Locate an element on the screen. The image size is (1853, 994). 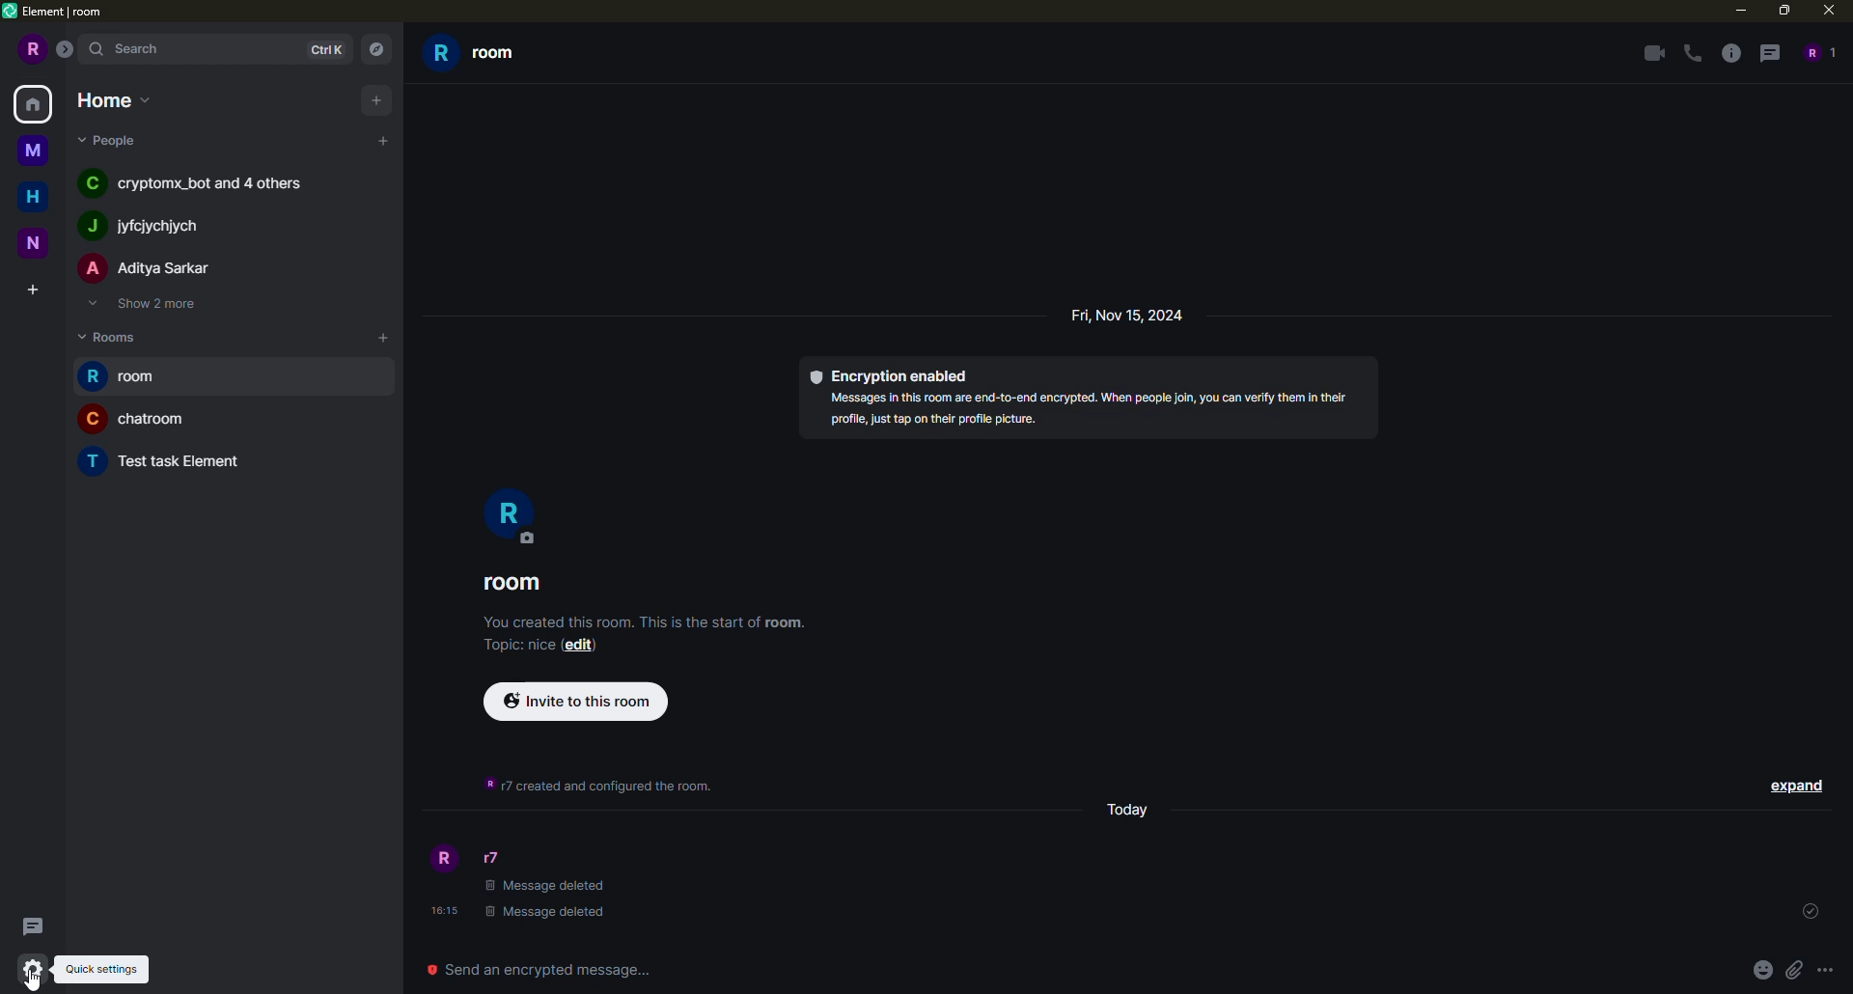
home is located at coordinates (37, 103).